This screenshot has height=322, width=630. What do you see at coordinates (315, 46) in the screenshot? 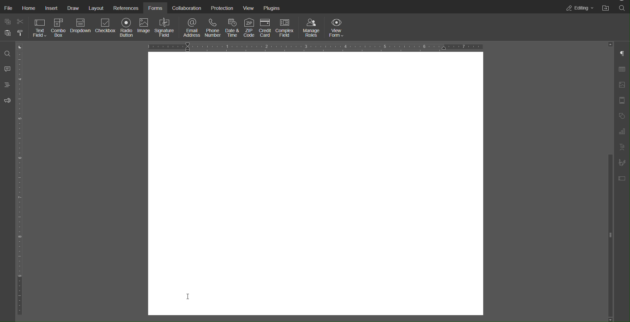
I see `Horizontal Ruler` at bounding box center [315, 46].